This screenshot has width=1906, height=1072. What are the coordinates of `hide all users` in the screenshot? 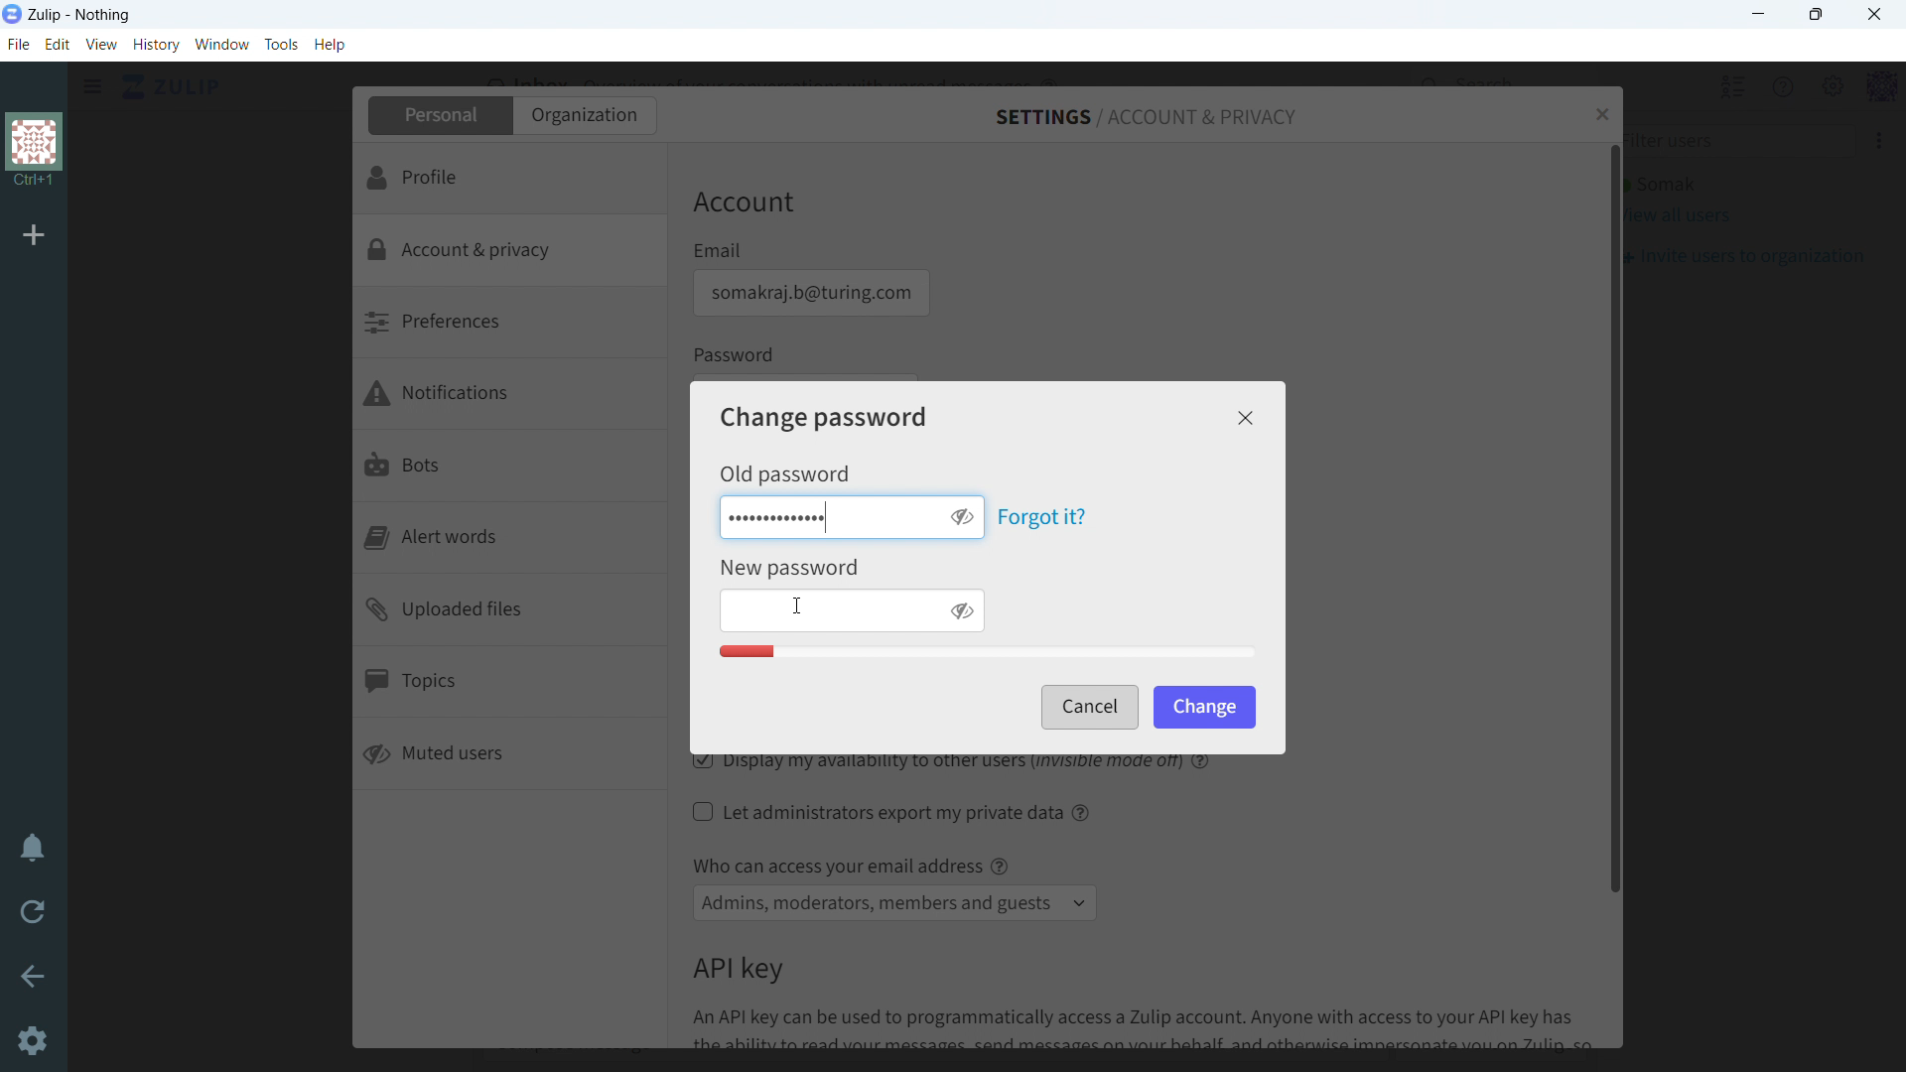 It's located at (1730, 85).